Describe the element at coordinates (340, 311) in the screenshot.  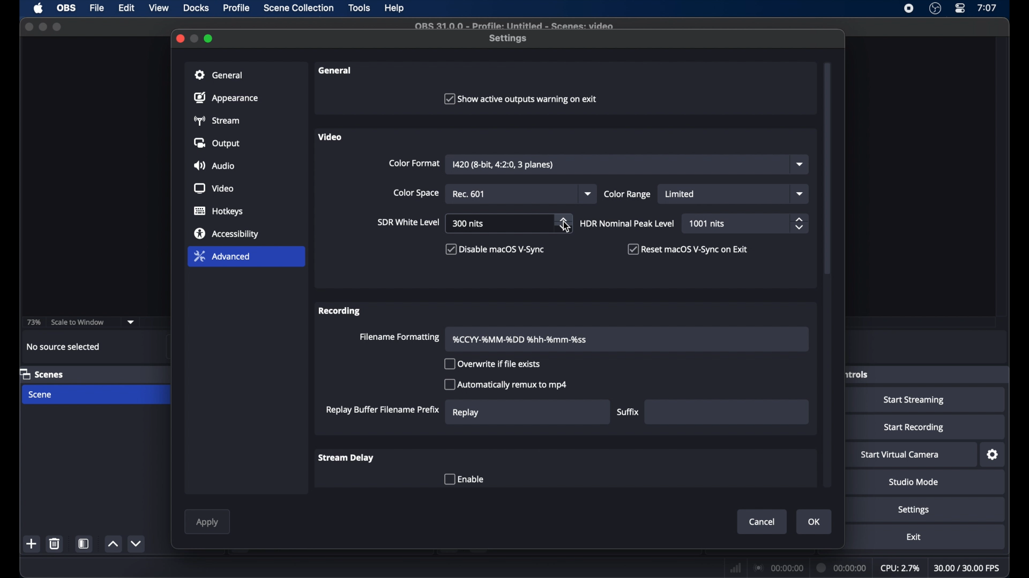
I see `recording` at that location.